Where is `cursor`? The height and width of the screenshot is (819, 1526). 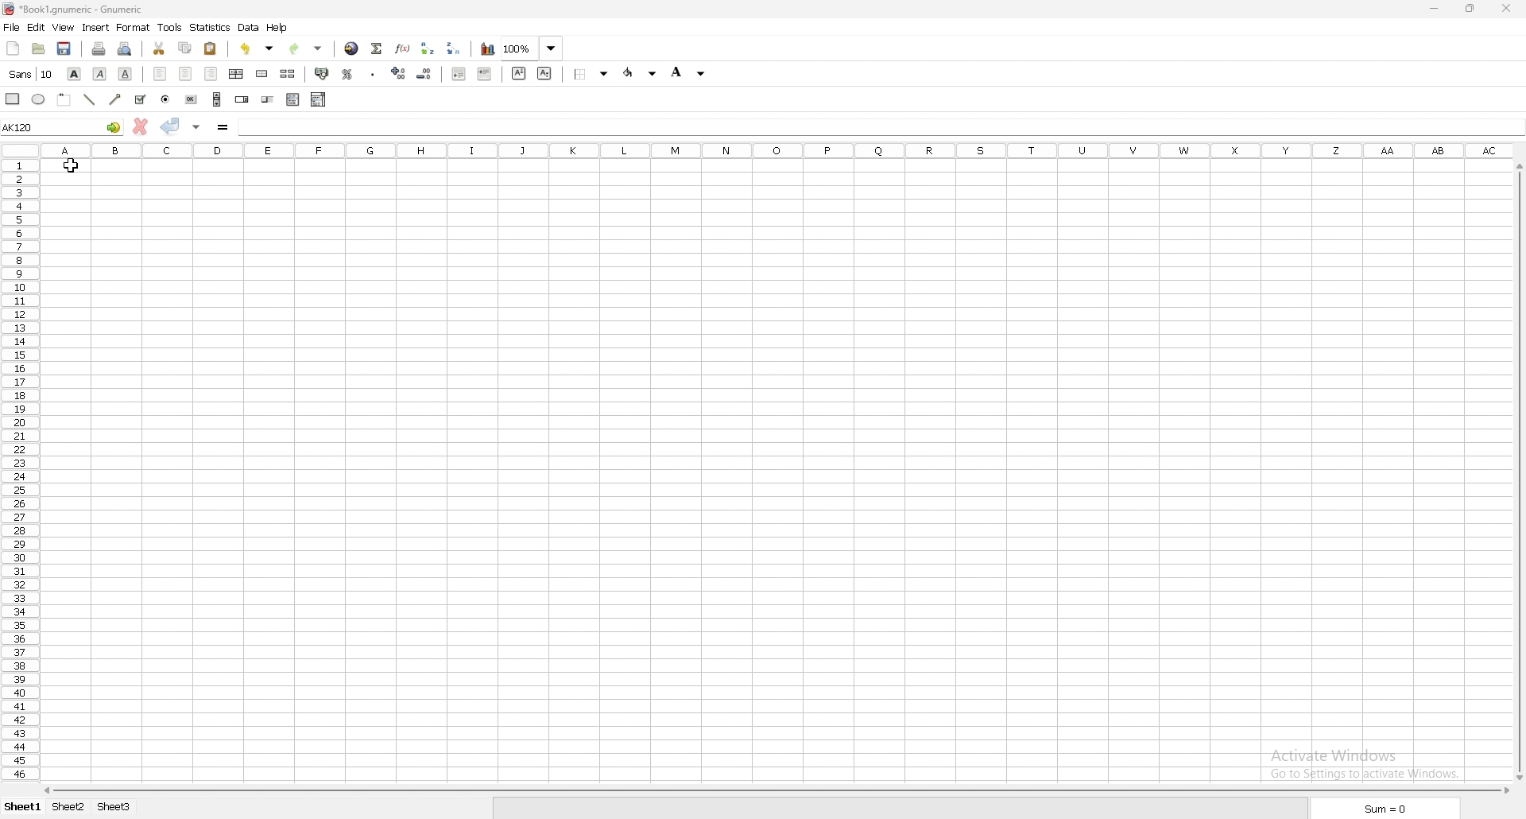
cursor is located at coordinates (72, 165).